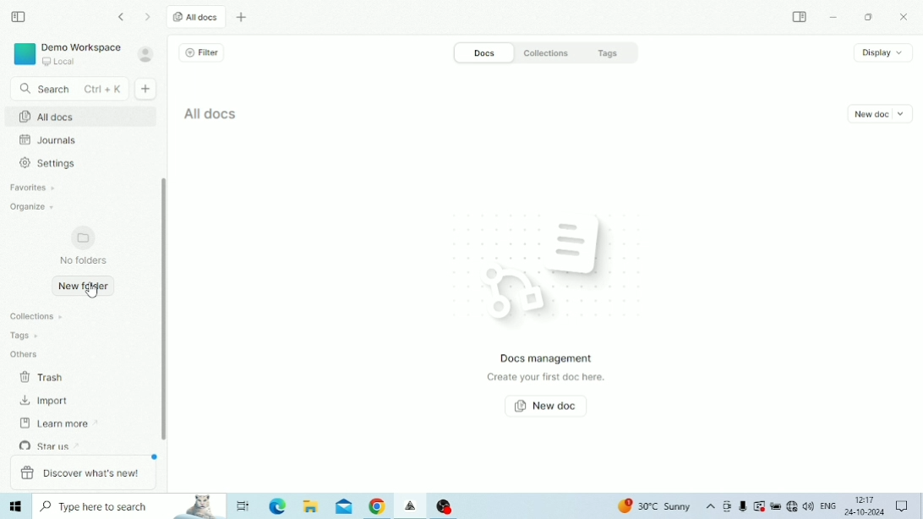 This screenshot has width=923, height=519. Describe the element at coordinates (551, 52) in the screenshot. I see `Collections` at that location.